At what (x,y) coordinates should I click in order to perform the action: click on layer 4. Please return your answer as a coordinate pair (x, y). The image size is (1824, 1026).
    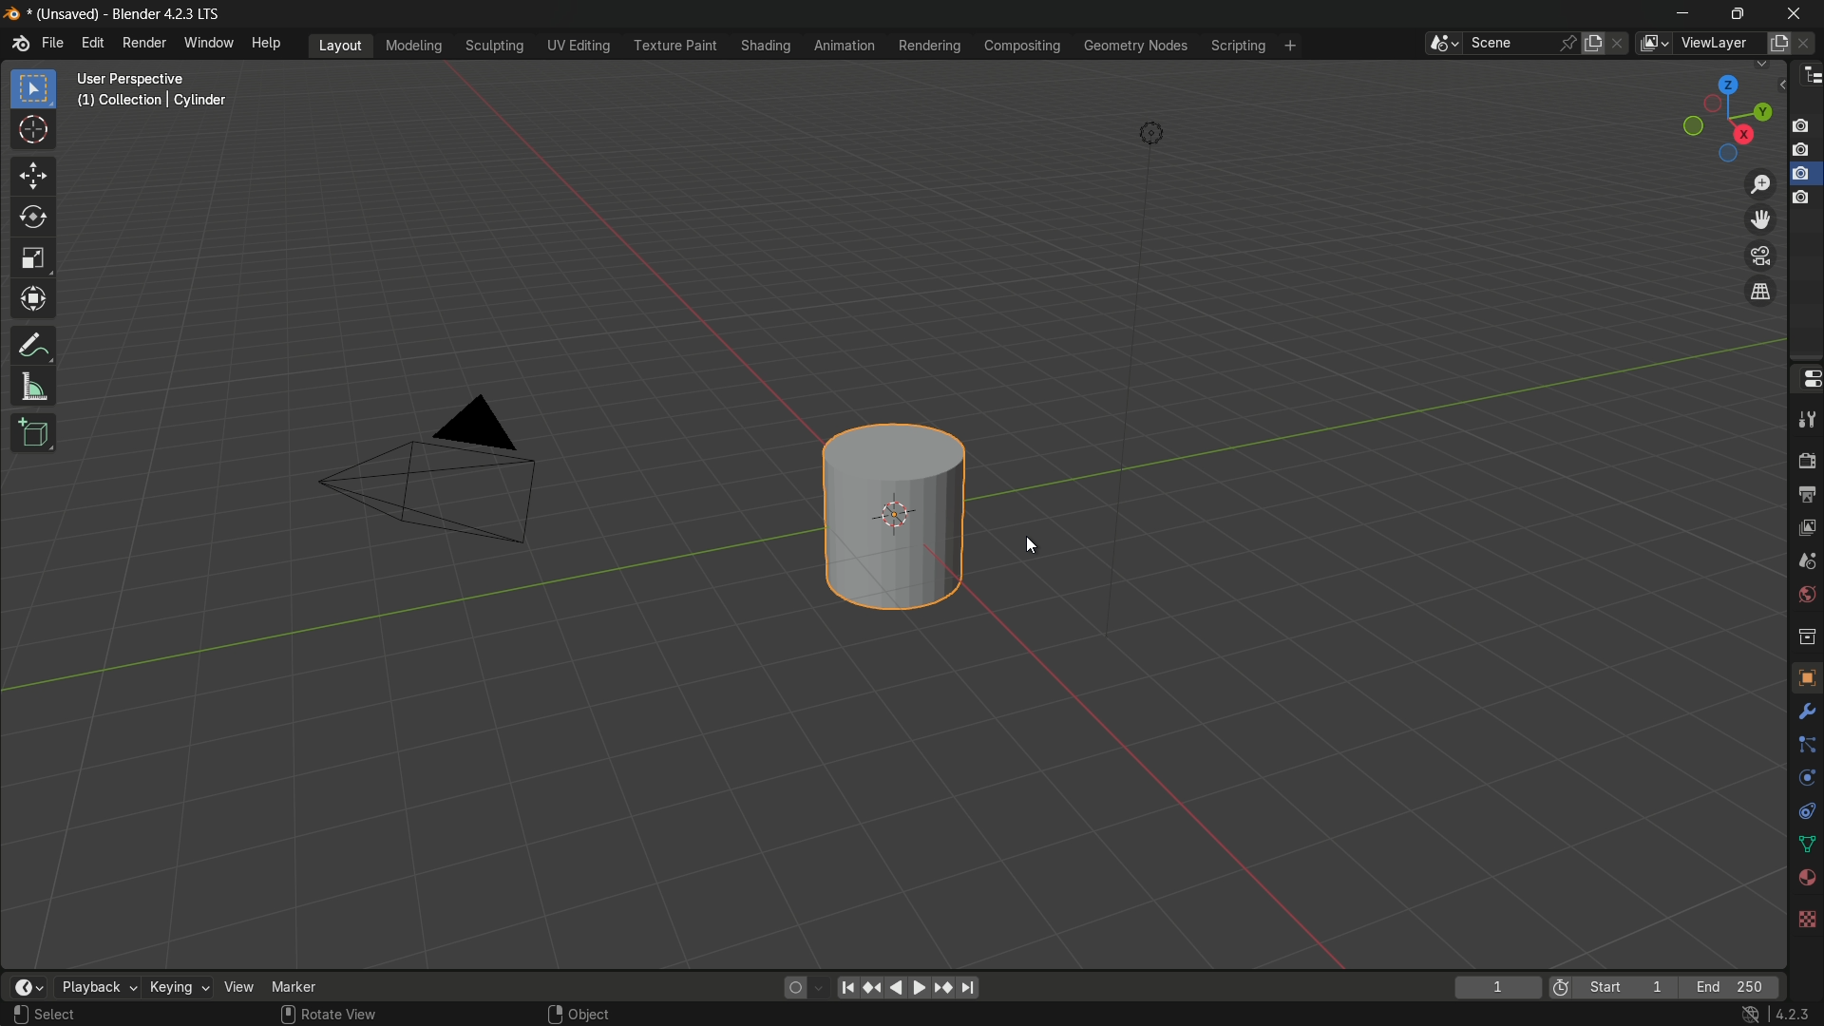
    Looking at the image, I should click on (1803, 197).